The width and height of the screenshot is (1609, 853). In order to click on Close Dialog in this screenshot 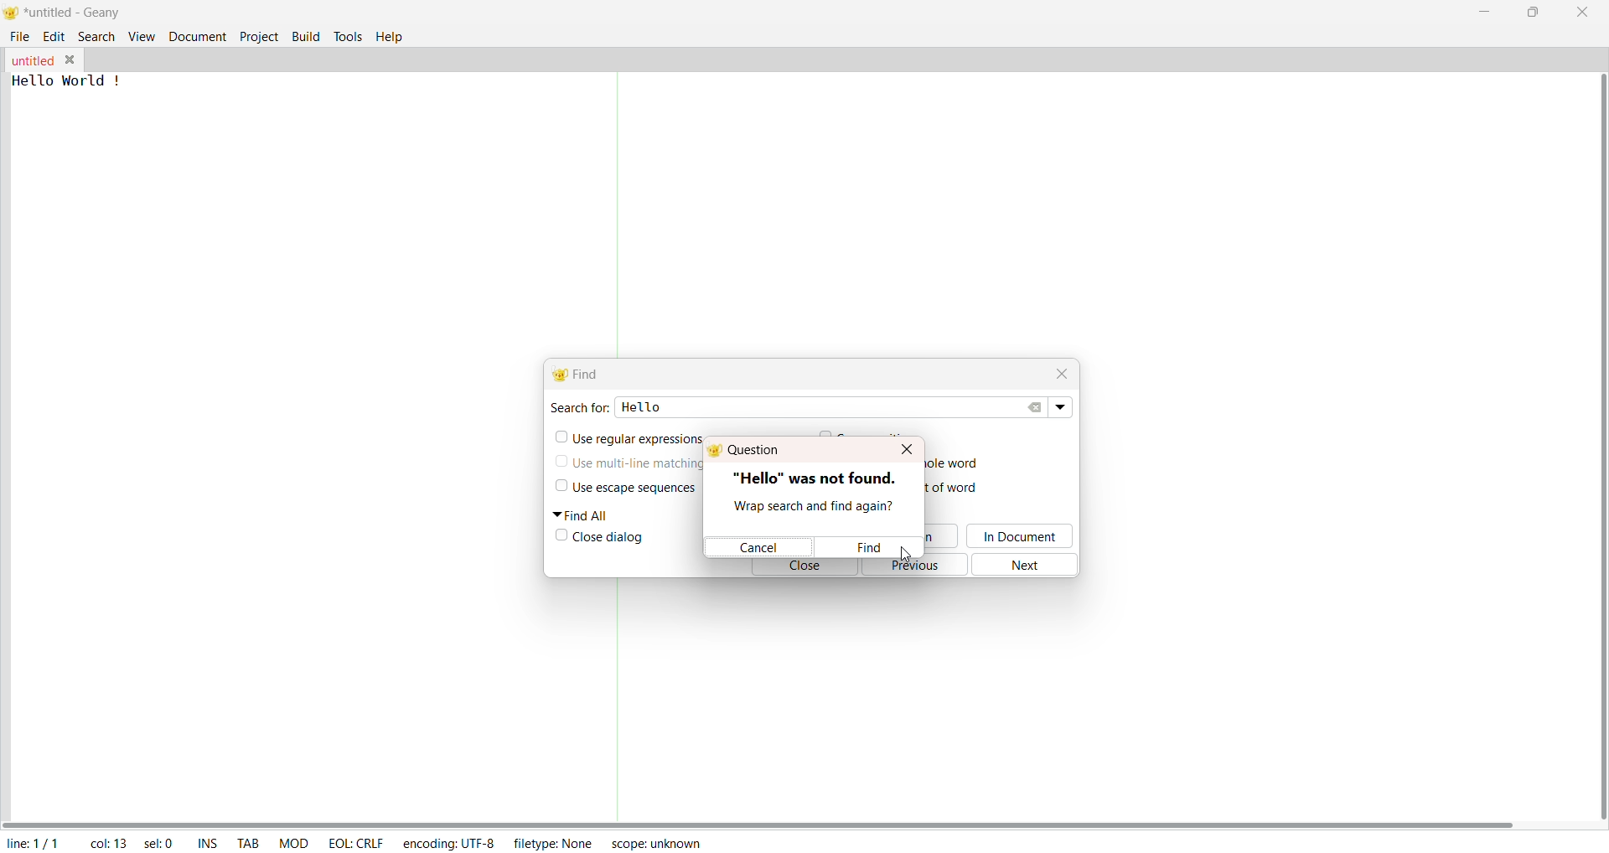, I will do `click(612, 540)`.